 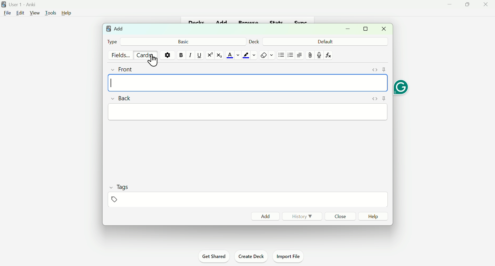 I want to click on Stats, so click(x=276, y=21).